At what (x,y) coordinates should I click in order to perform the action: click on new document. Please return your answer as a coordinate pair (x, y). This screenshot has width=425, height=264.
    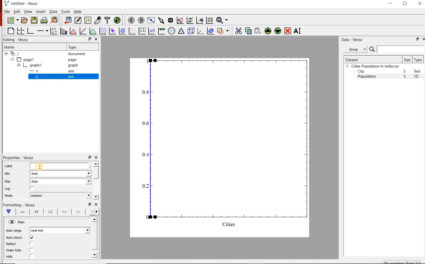
    Looking at the image, I should click on (12, 20).